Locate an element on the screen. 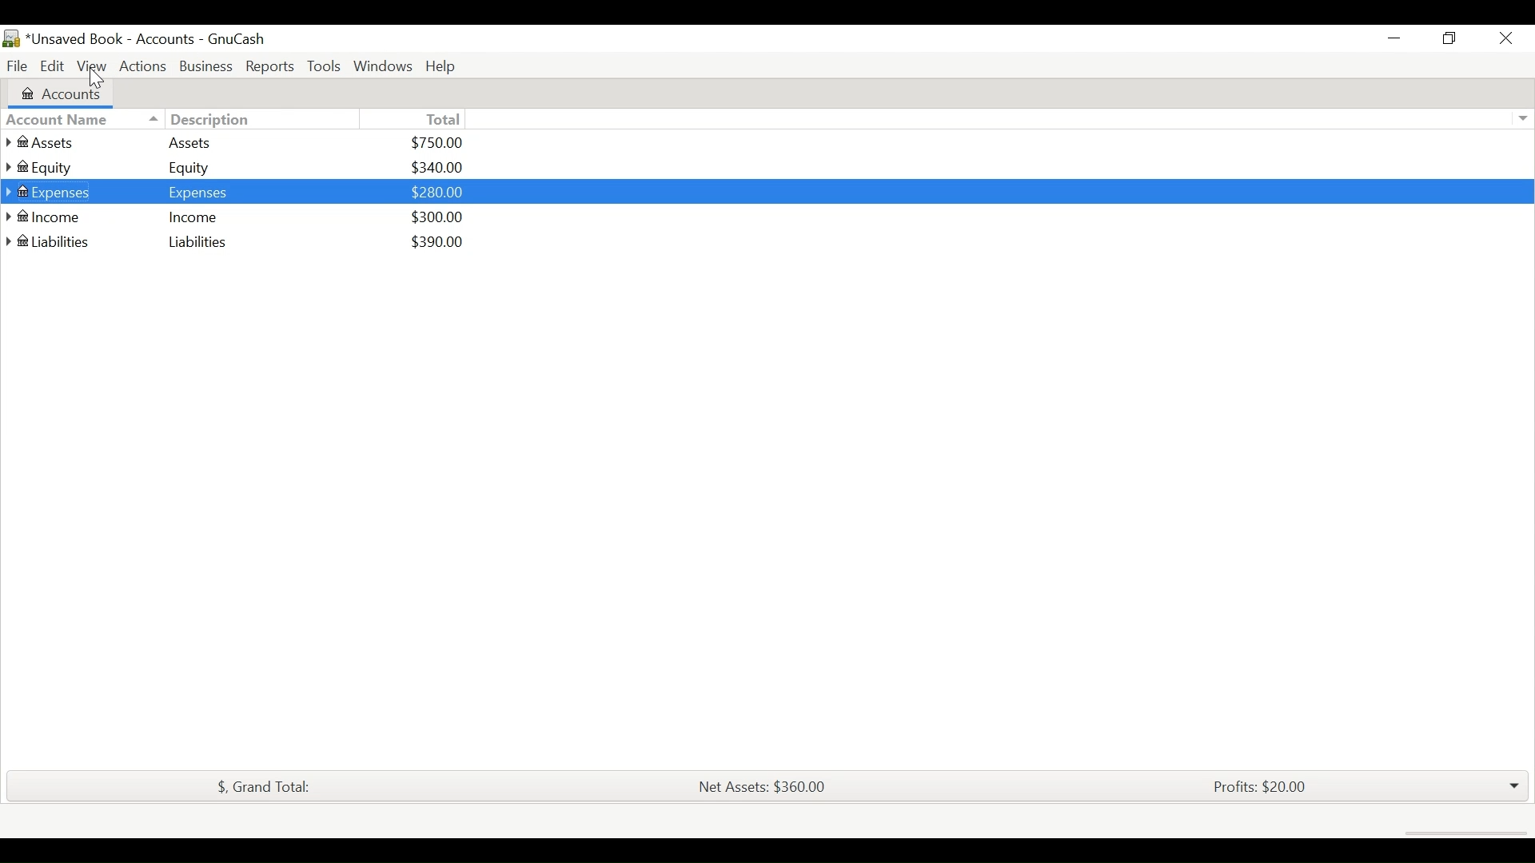  $300.00 is located at coordinates (439, 217).